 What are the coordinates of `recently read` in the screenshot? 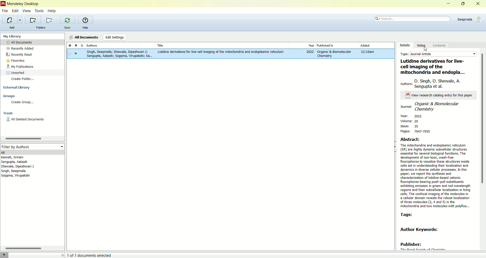 It's located at (32, 54).